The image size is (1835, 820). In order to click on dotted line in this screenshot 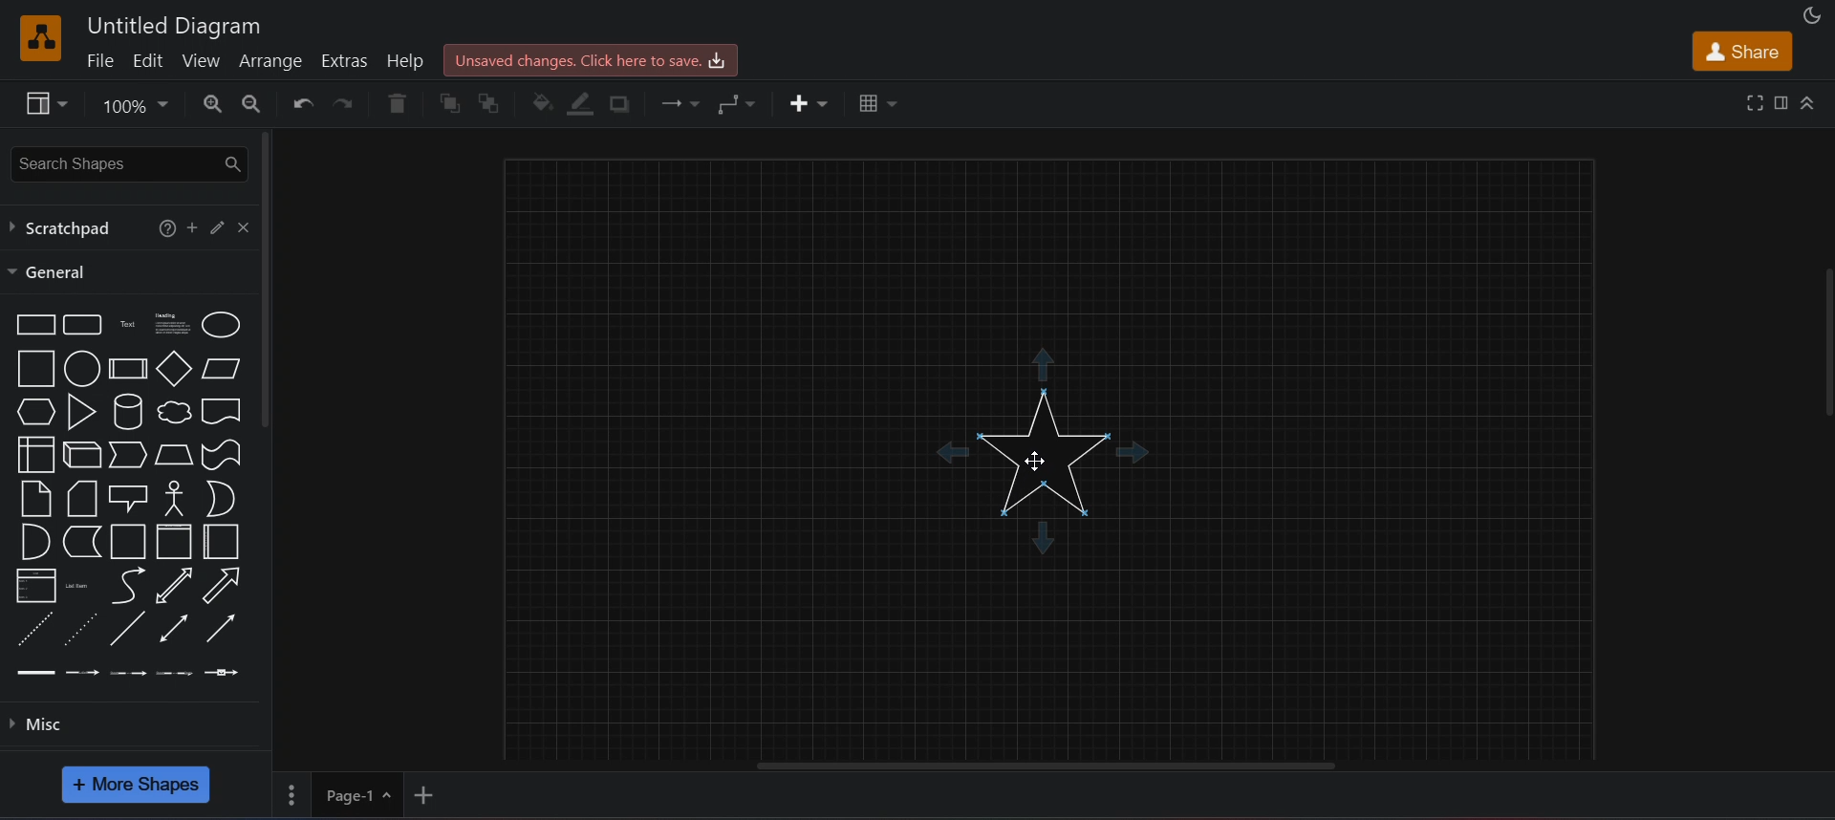, I will do `click(79, 628)`.